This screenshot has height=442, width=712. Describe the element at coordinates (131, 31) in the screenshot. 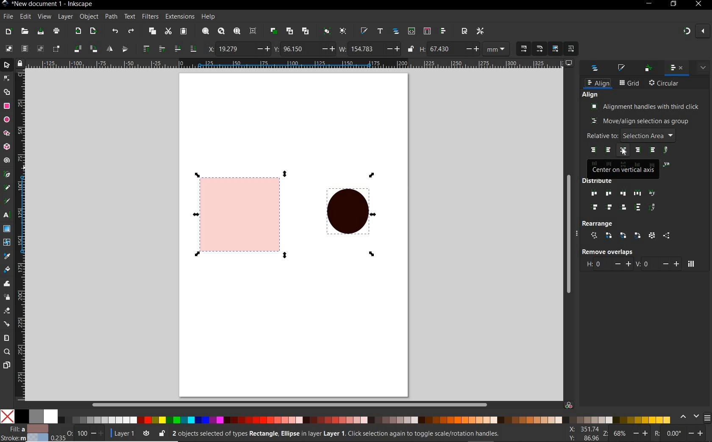

I see `redo` at that location.